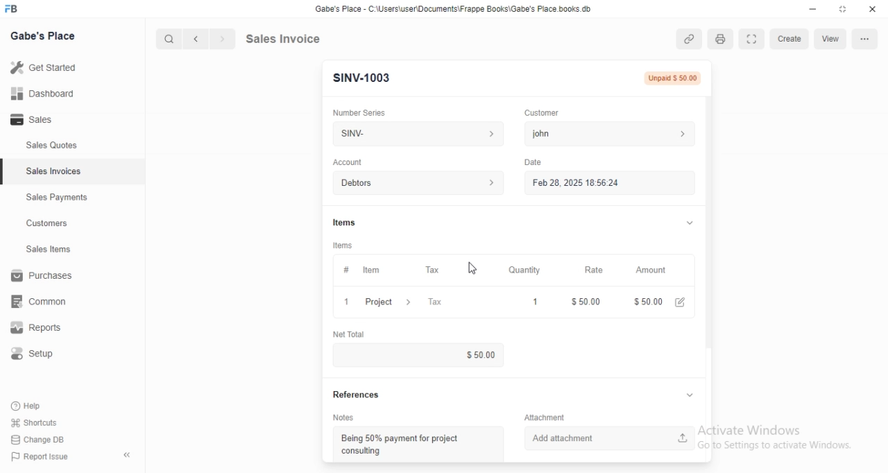 The width and height of the screenshot is (888, 473). What do you see at coordinates (208, 39) in the screenshot?
I see `forward/backward` at bounding box center [208, 39].